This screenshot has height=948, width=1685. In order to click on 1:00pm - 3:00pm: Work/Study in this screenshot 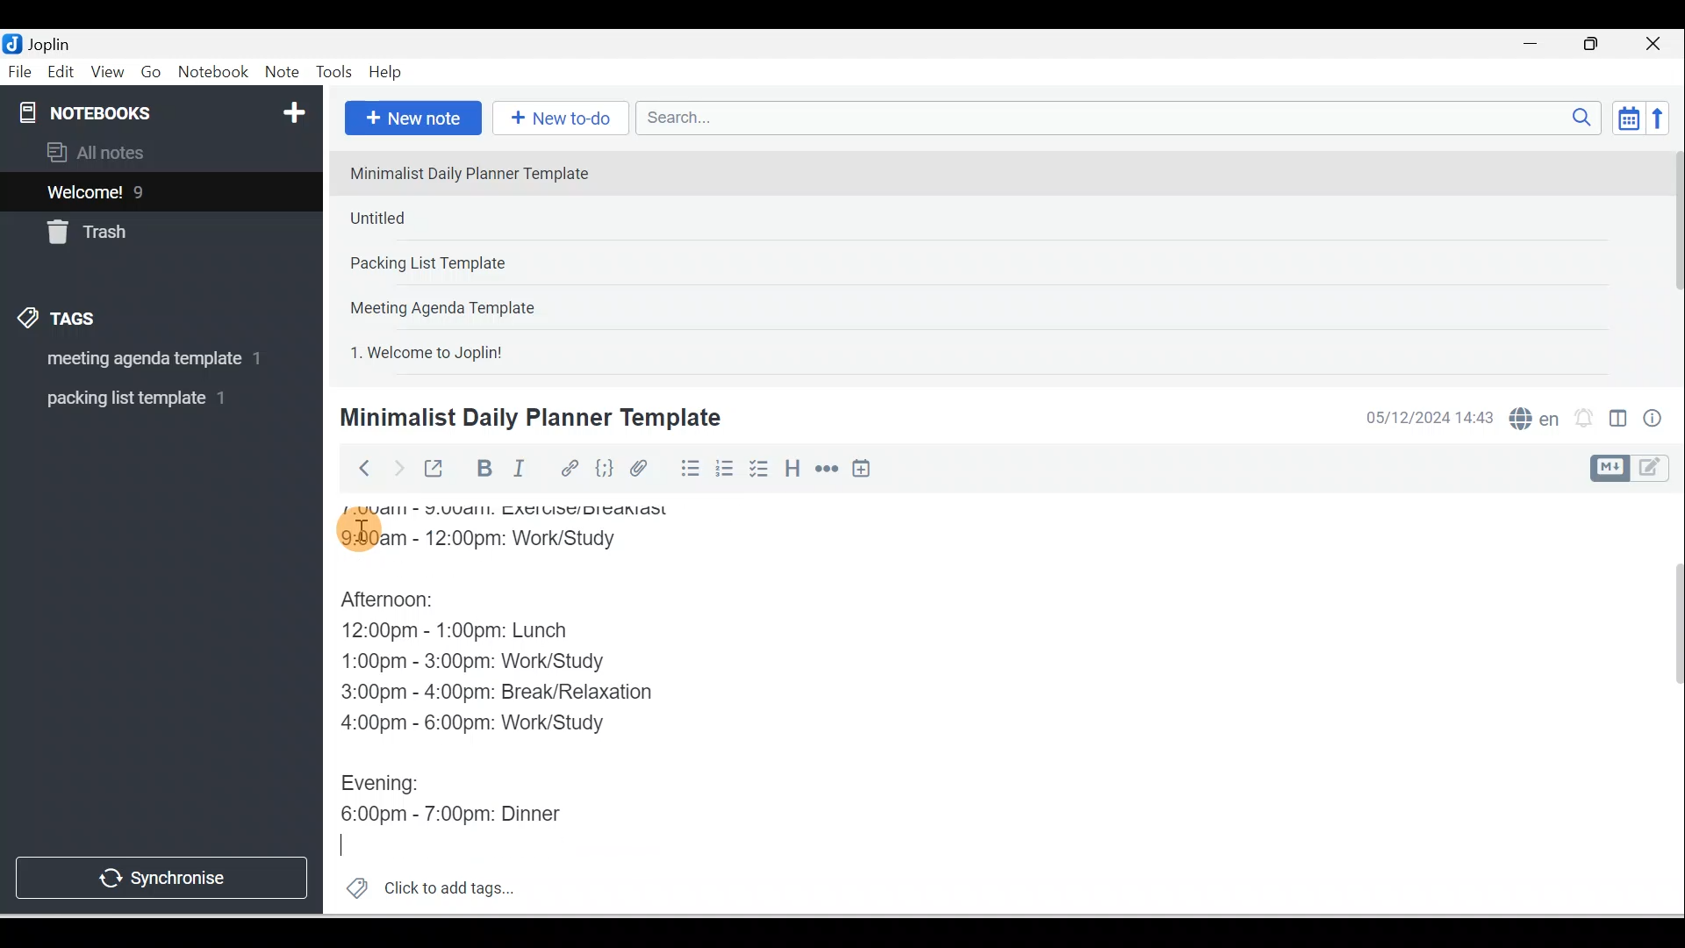, I will do `click(476, 664)`.